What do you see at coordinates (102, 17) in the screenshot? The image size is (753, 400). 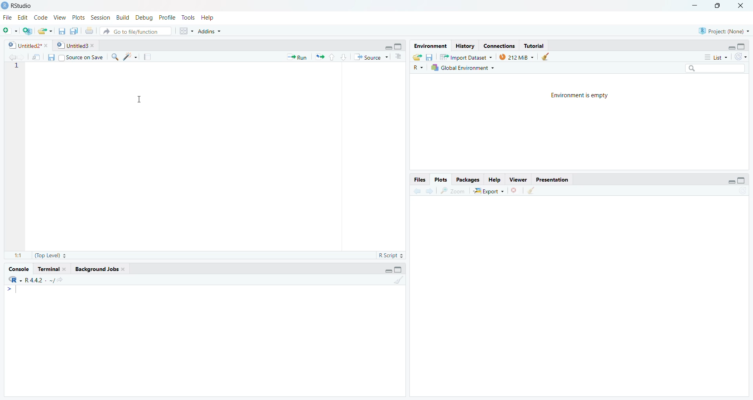 I see `session` at bounding box center [102, 17].